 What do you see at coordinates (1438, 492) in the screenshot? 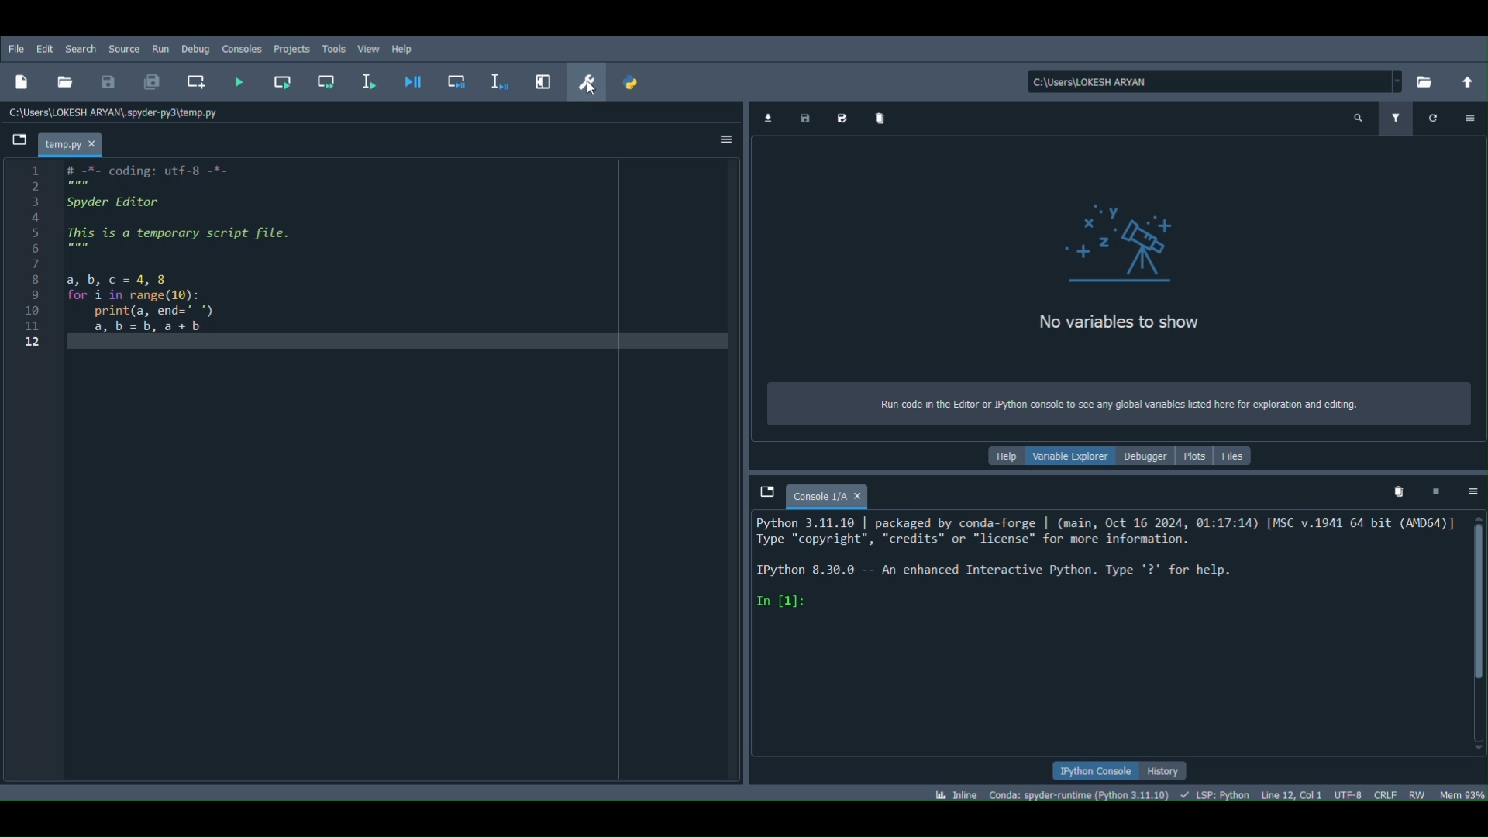
I see `Interrupt kernel` at bounding box center [1438, 492].